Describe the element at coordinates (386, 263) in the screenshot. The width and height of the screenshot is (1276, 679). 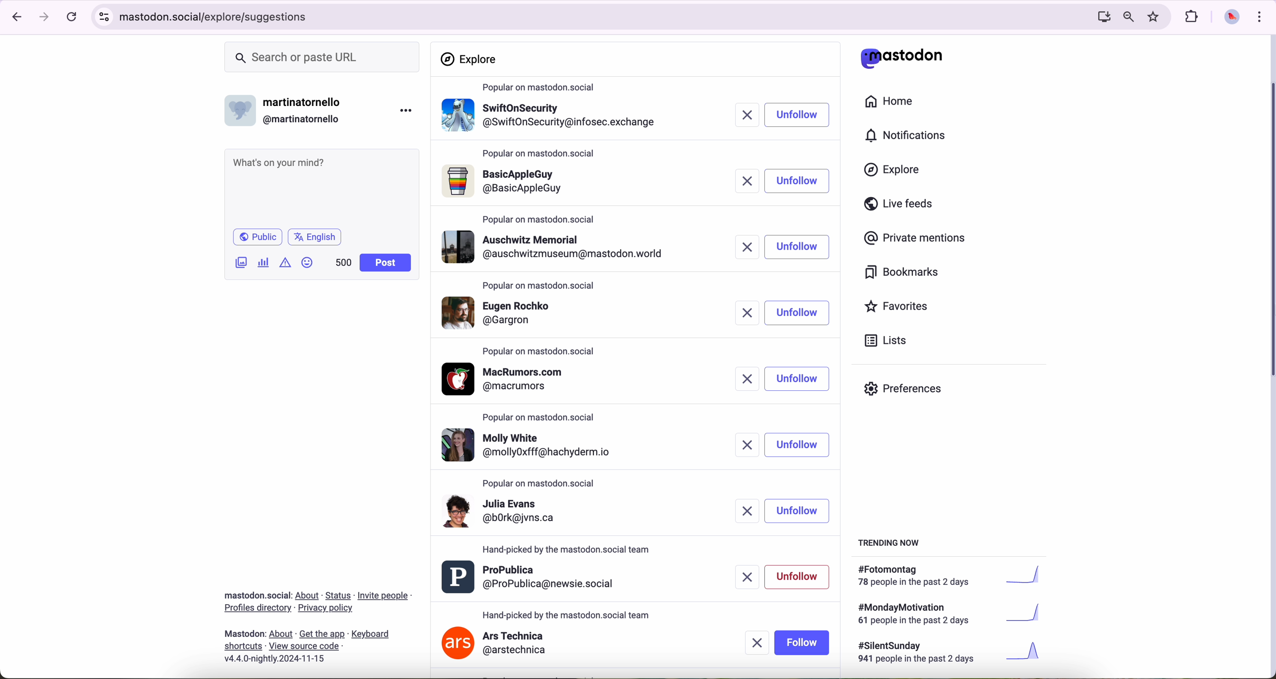
I see `post button` at that location.